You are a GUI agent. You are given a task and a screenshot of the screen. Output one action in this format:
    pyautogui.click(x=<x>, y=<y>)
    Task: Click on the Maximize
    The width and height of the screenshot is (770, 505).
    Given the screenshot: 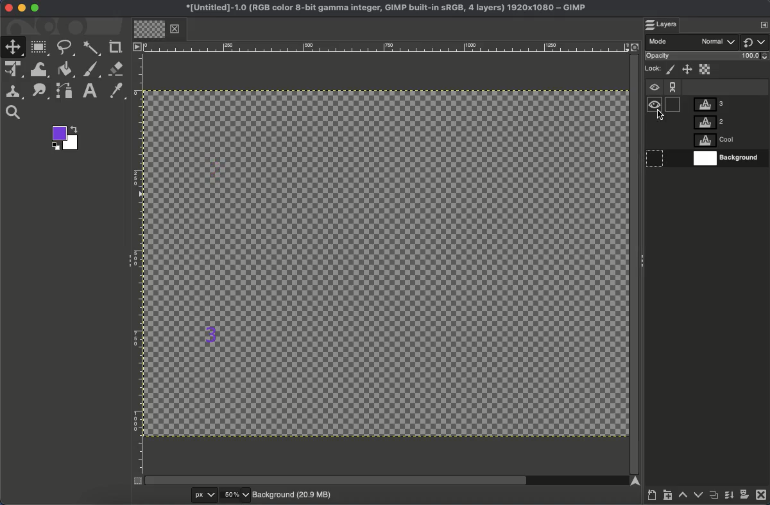 What is the action you would take?
    pyautogui.click(x=35, y=10)
    